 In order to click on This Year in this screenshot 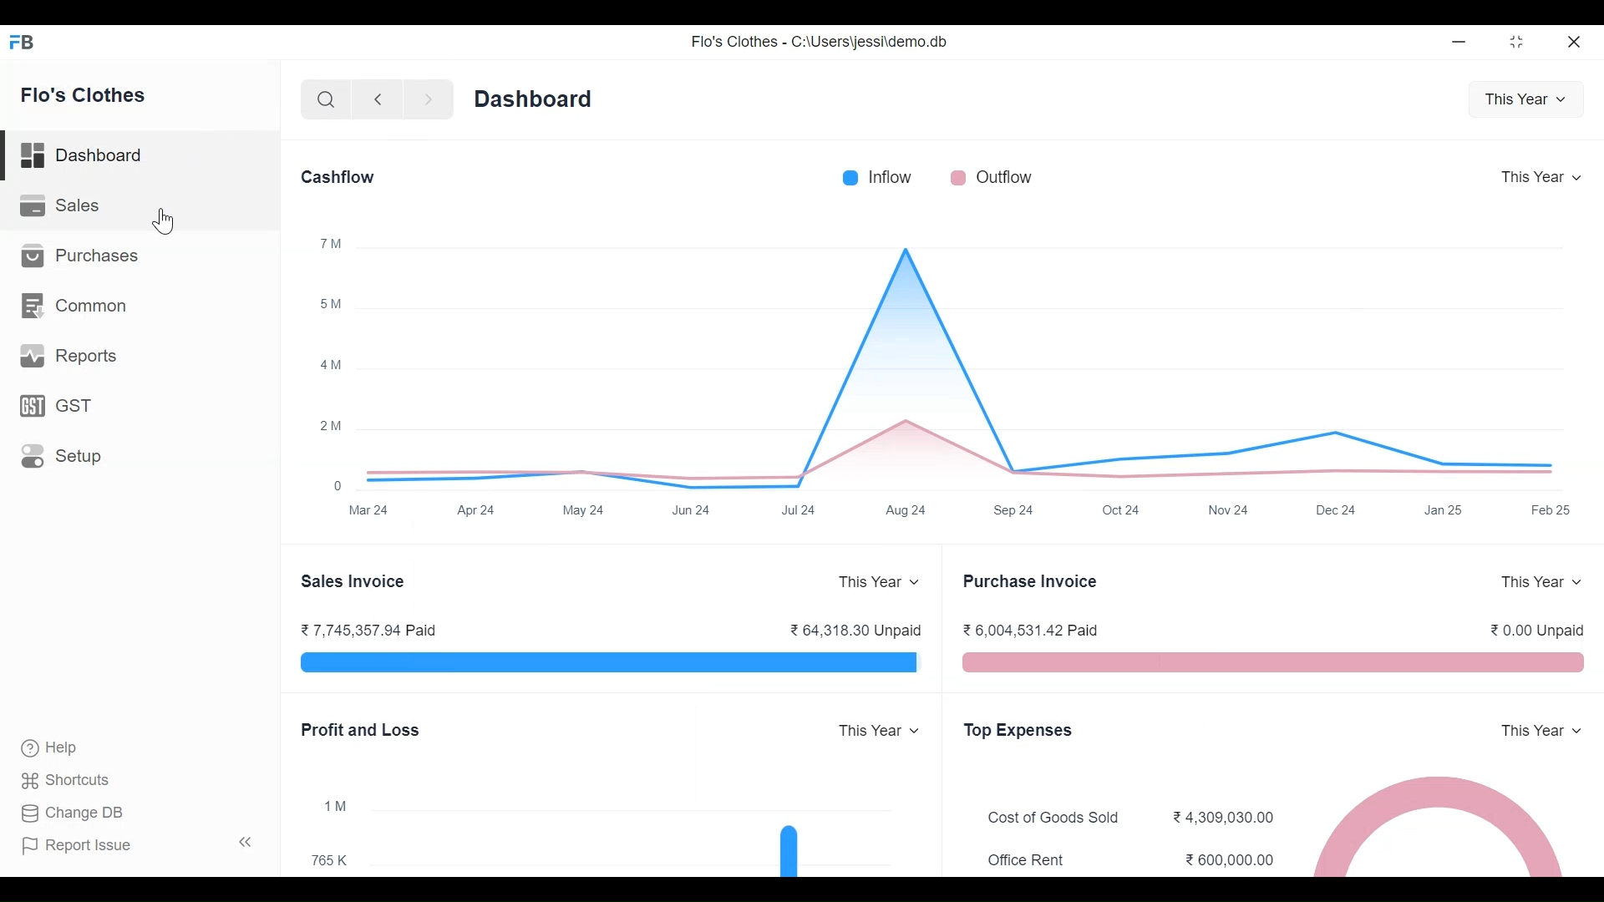, I will do `click(880, 582)`.